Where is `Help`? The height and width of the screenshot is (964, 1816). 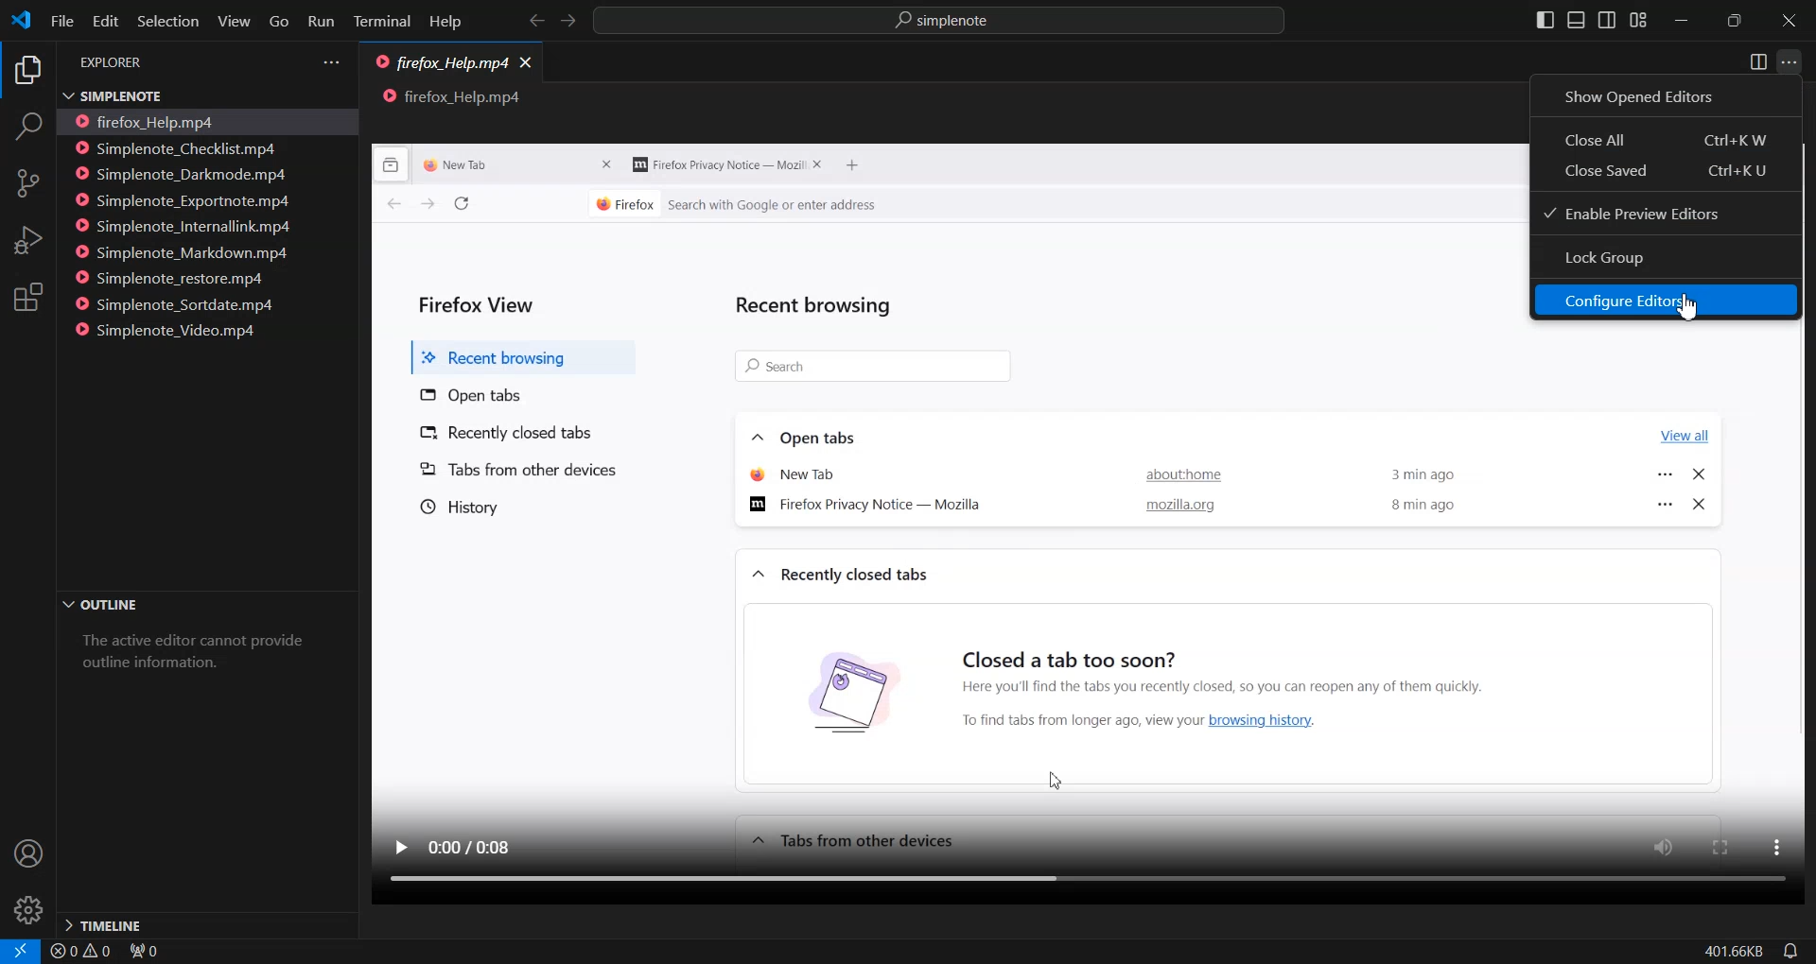 Help is located at coordinates (445, 23).